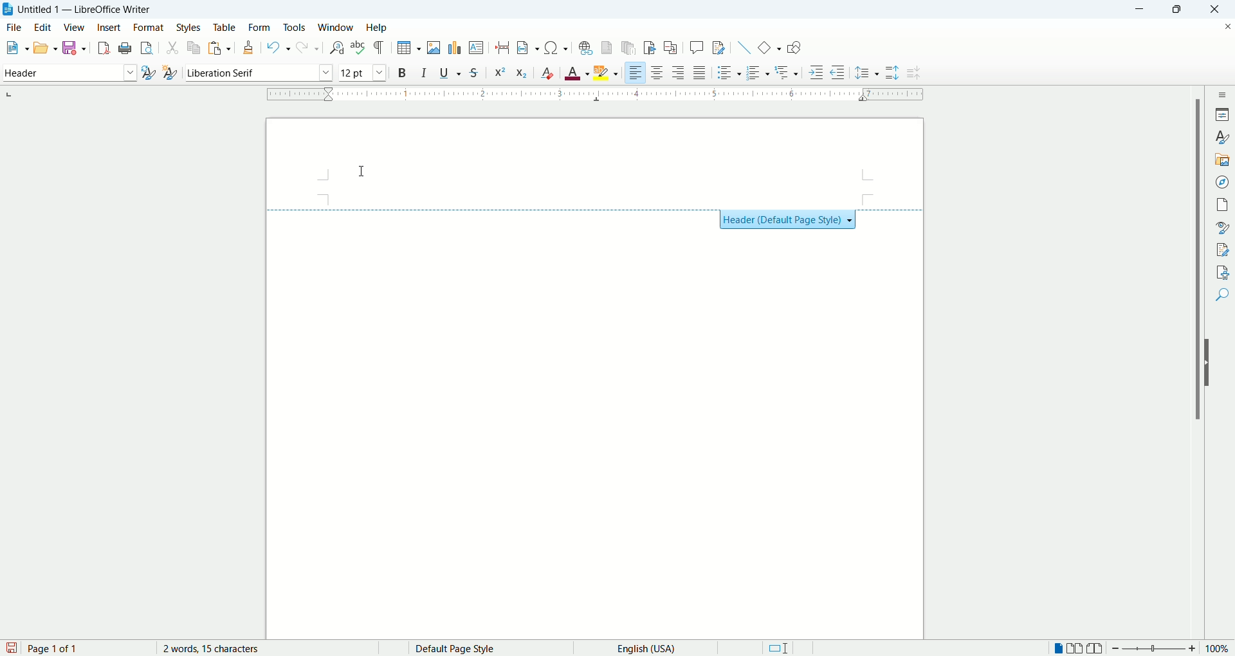 The height and width of the screenshot is (656, 1235). Describe the element at coordinates (650, 47) in the screenshot. I see `insert bookmark` at that location.